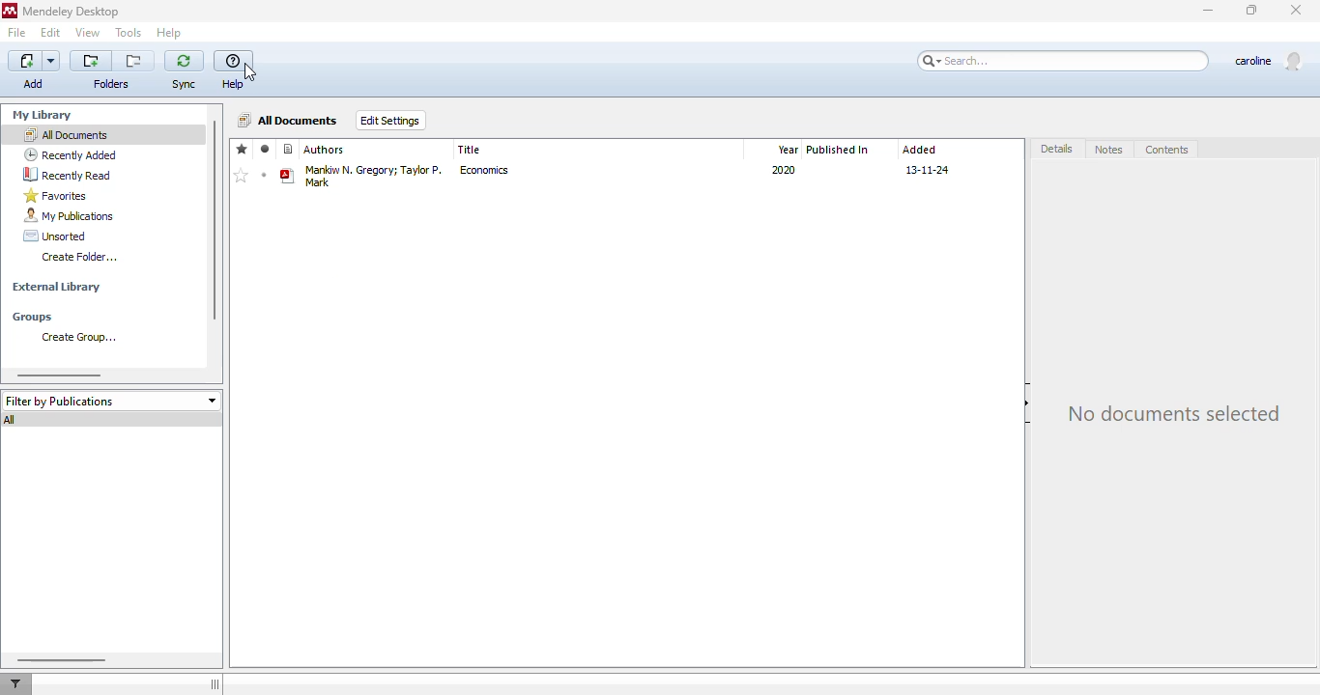 The image size is (1320, 695). What do you see at coordinates (390, 121) in the screenshot?
I see `edit settings` at bounding box center [390, 121].